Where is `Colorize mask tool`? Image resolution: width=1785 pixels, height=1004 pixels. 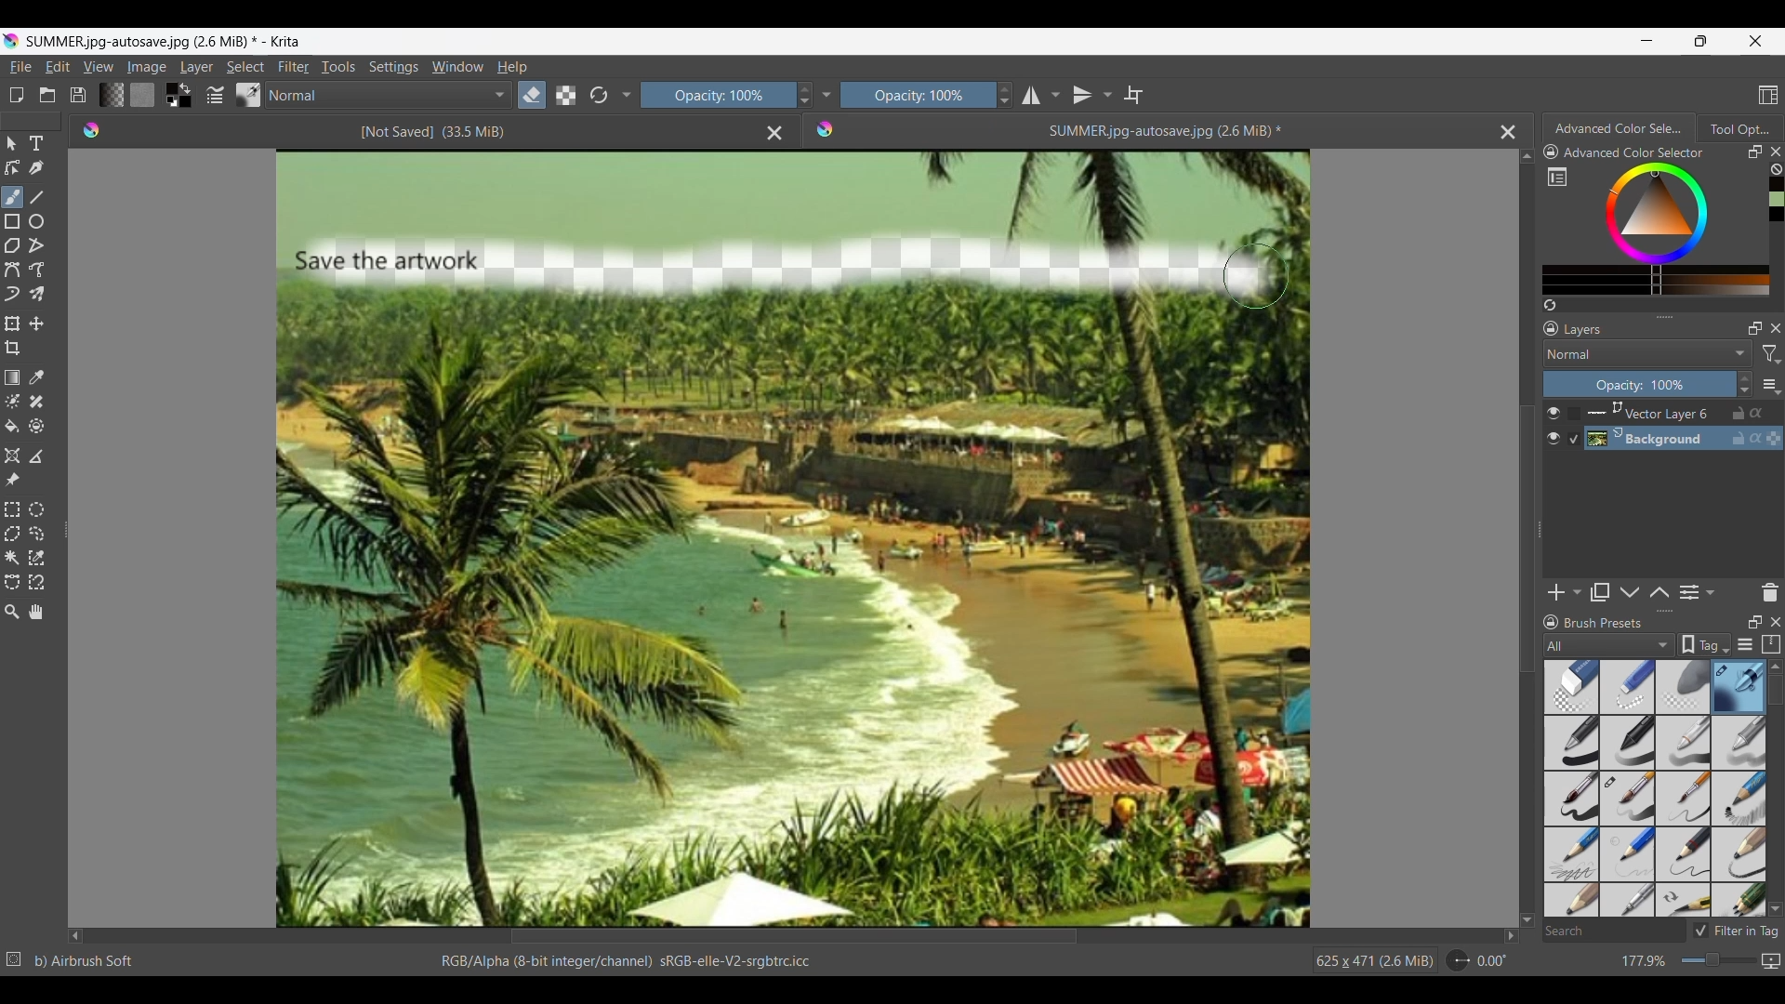
Colorize mask tool is located at coordinates (13, 401).